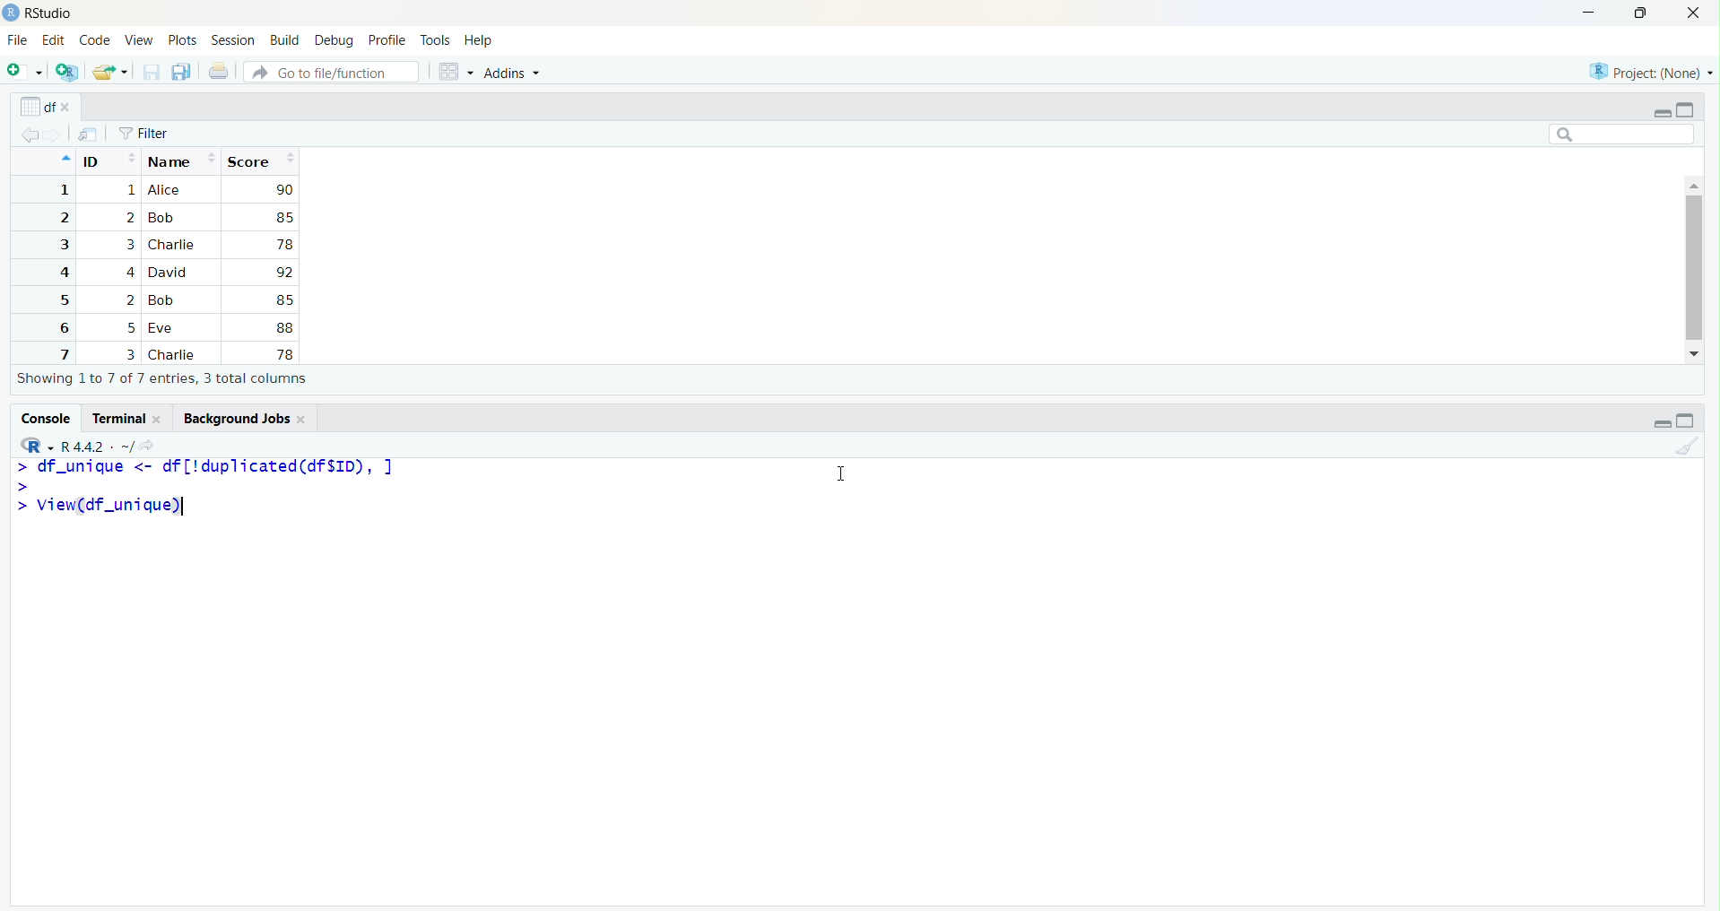  Describe the element at coordinates (232, 418) in the screenshot. I see `background jobs` at that location.